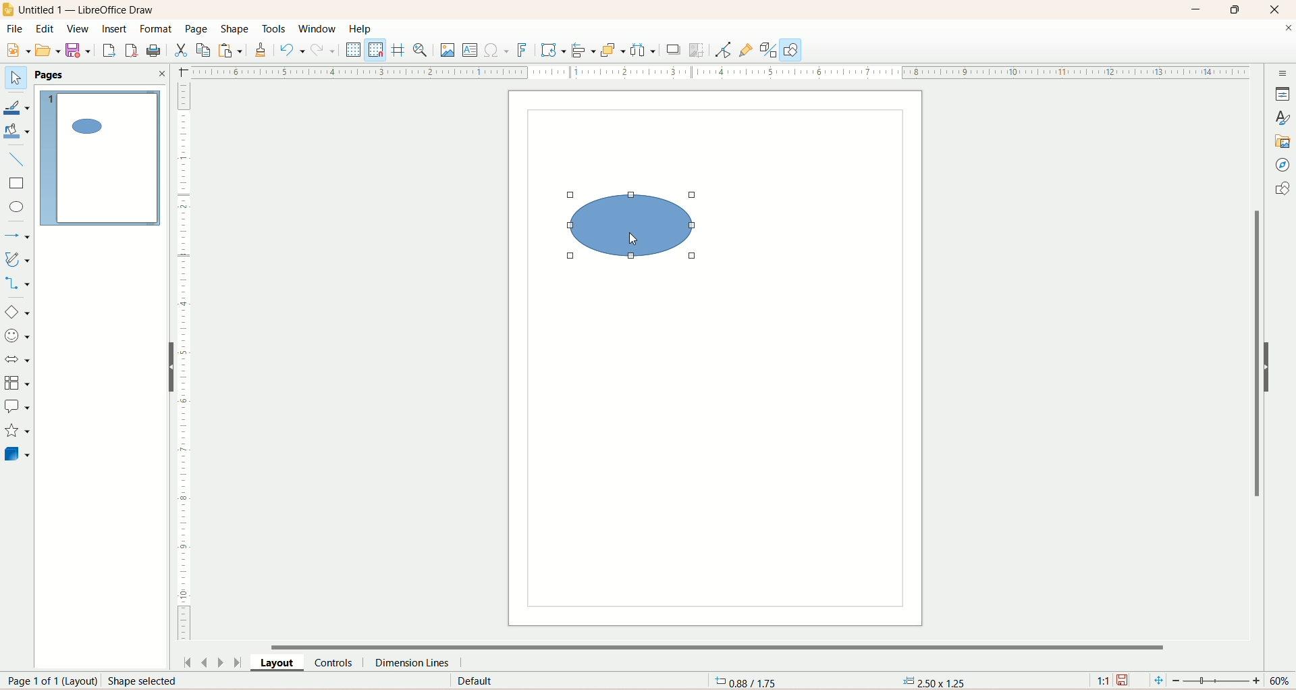  Describe the element at coordinates (1282, 681) in the screenshot. I see `zoom percentage` at that location.